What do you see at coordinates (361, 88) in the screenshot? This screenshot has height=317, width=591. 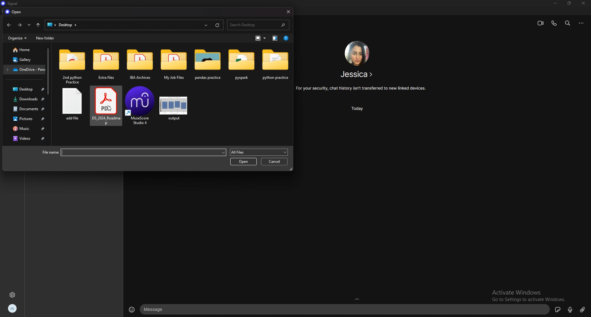 I see `For your security, chat history isn't transferred to new linked devices.` at bounding box center [361, 88].